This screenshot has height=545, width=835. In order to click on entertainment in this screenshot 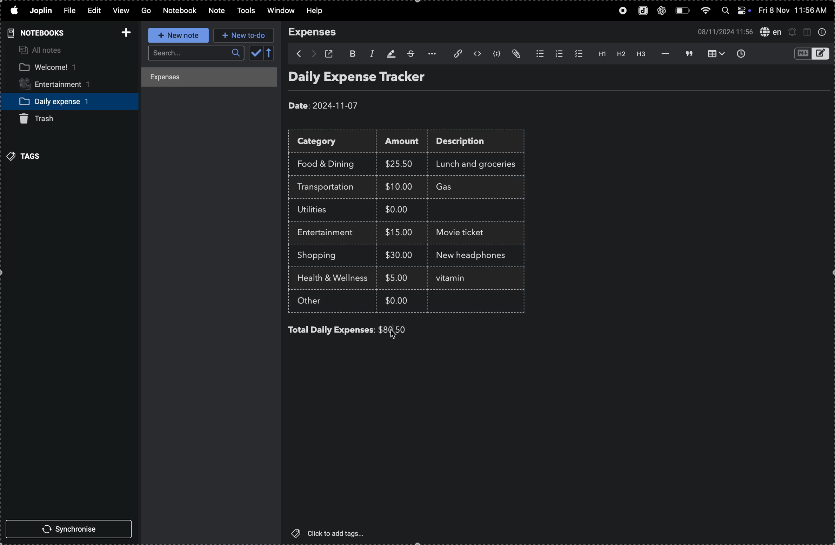, I will do `click(329, 233)`.